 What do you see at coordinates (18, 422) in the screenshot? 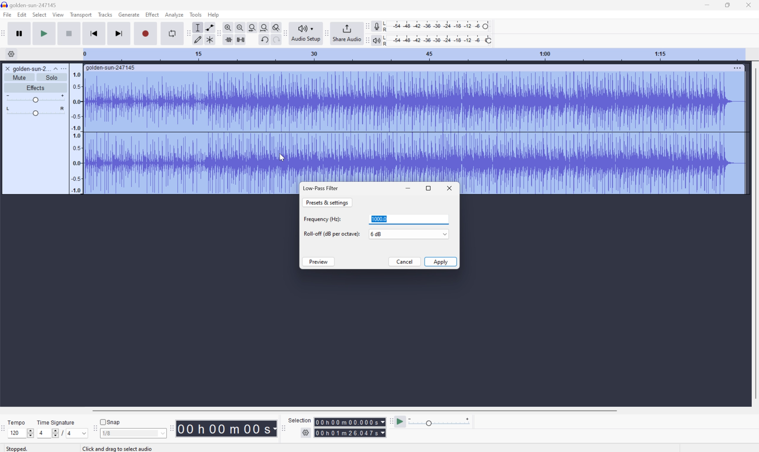
I see `Tempo` at bounding box center [18, 422].